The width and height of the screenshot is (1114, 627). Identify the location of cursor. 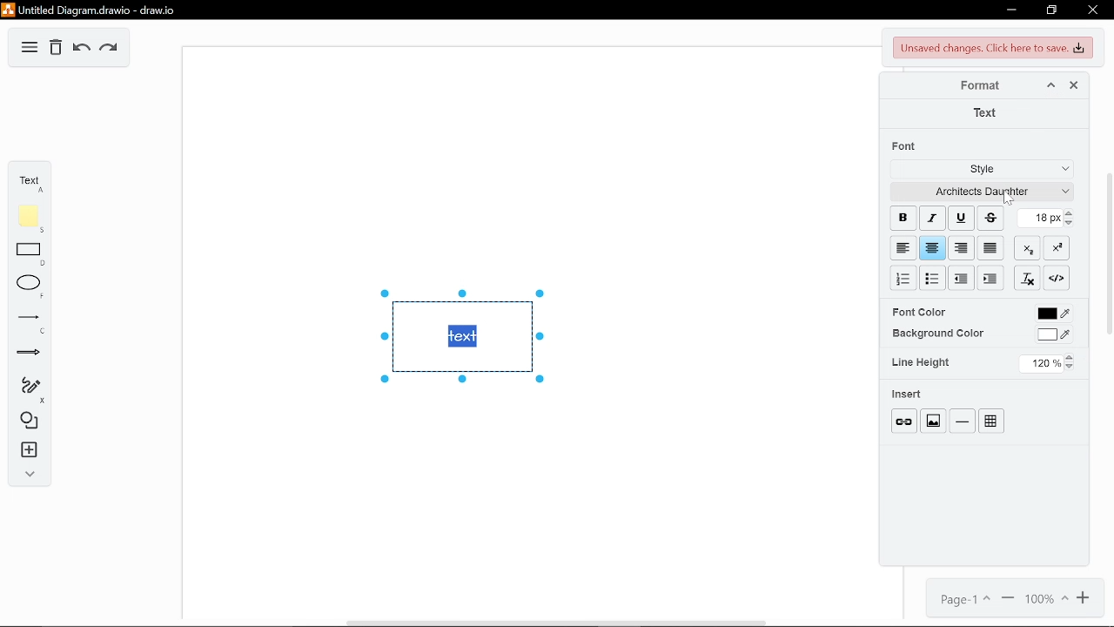
(1009, 199).